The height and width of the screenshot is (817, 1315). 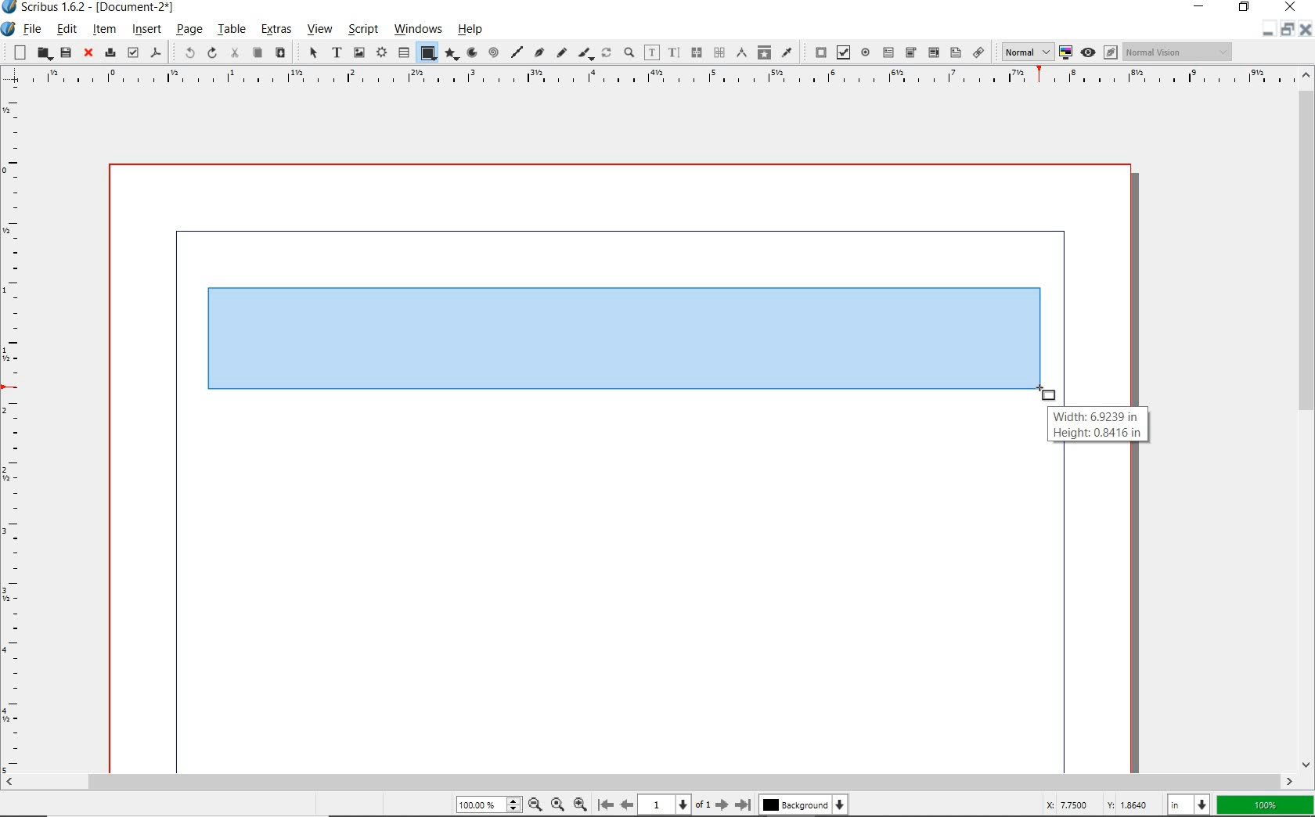 What do you see at coordinates (15, 430) in the screenshot?
I see `ruler` at bounding box center [15, 430].